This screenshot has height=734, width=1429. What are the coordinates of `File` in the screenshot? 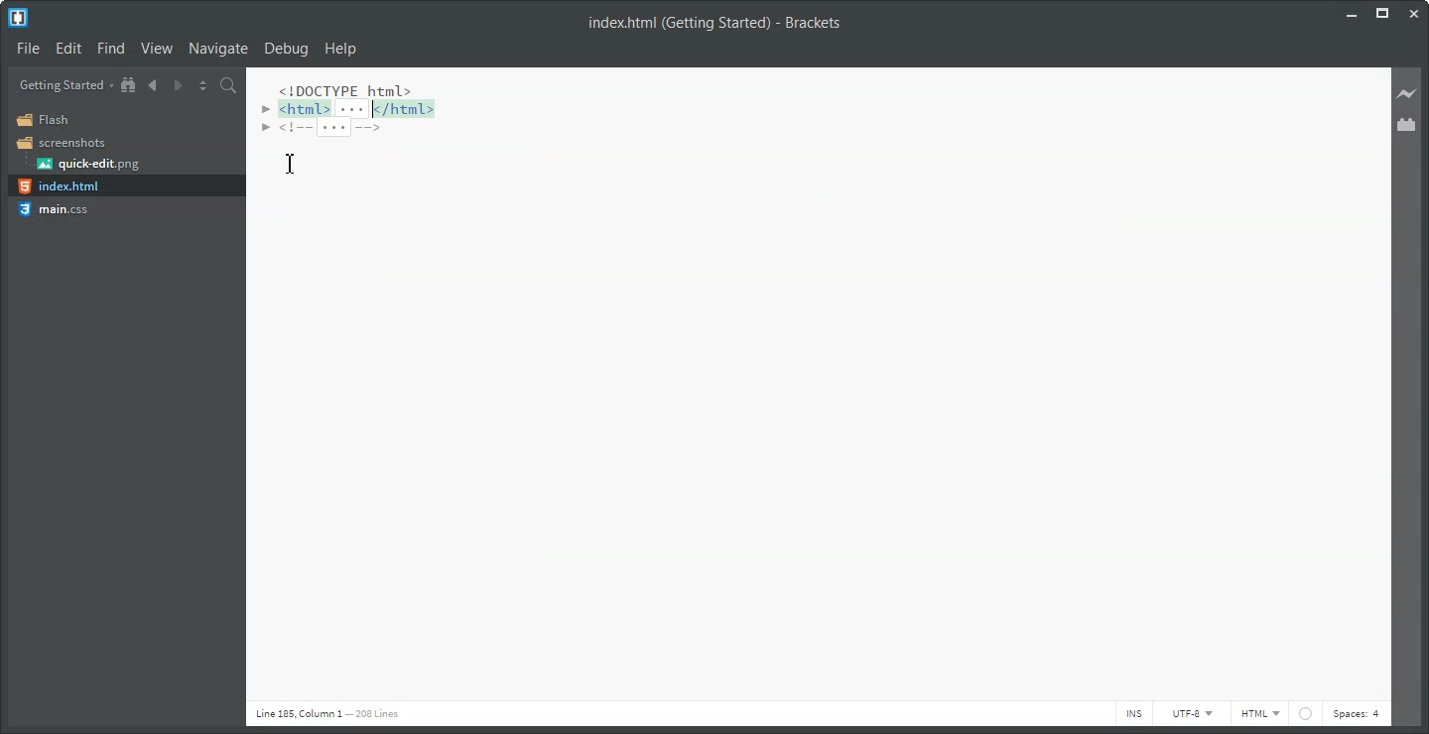 It's located at (28, 49).